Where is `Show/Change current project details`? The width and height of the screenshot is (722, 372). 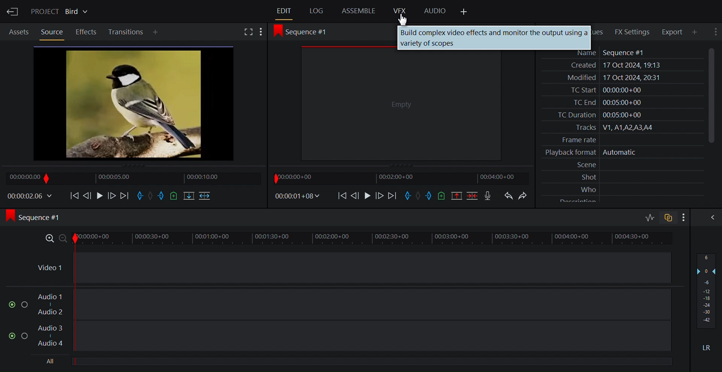 Show/Change current project details is located at coordinates (61, 11).